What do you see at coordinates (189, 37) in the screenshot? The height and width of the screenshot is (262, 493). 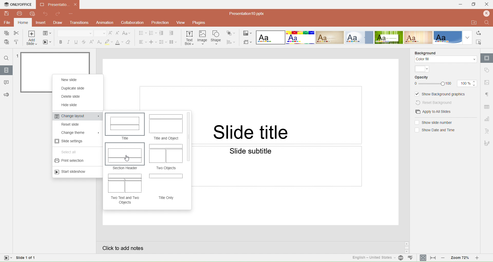 I see `Insert text box` at bounding box center [189, 37].